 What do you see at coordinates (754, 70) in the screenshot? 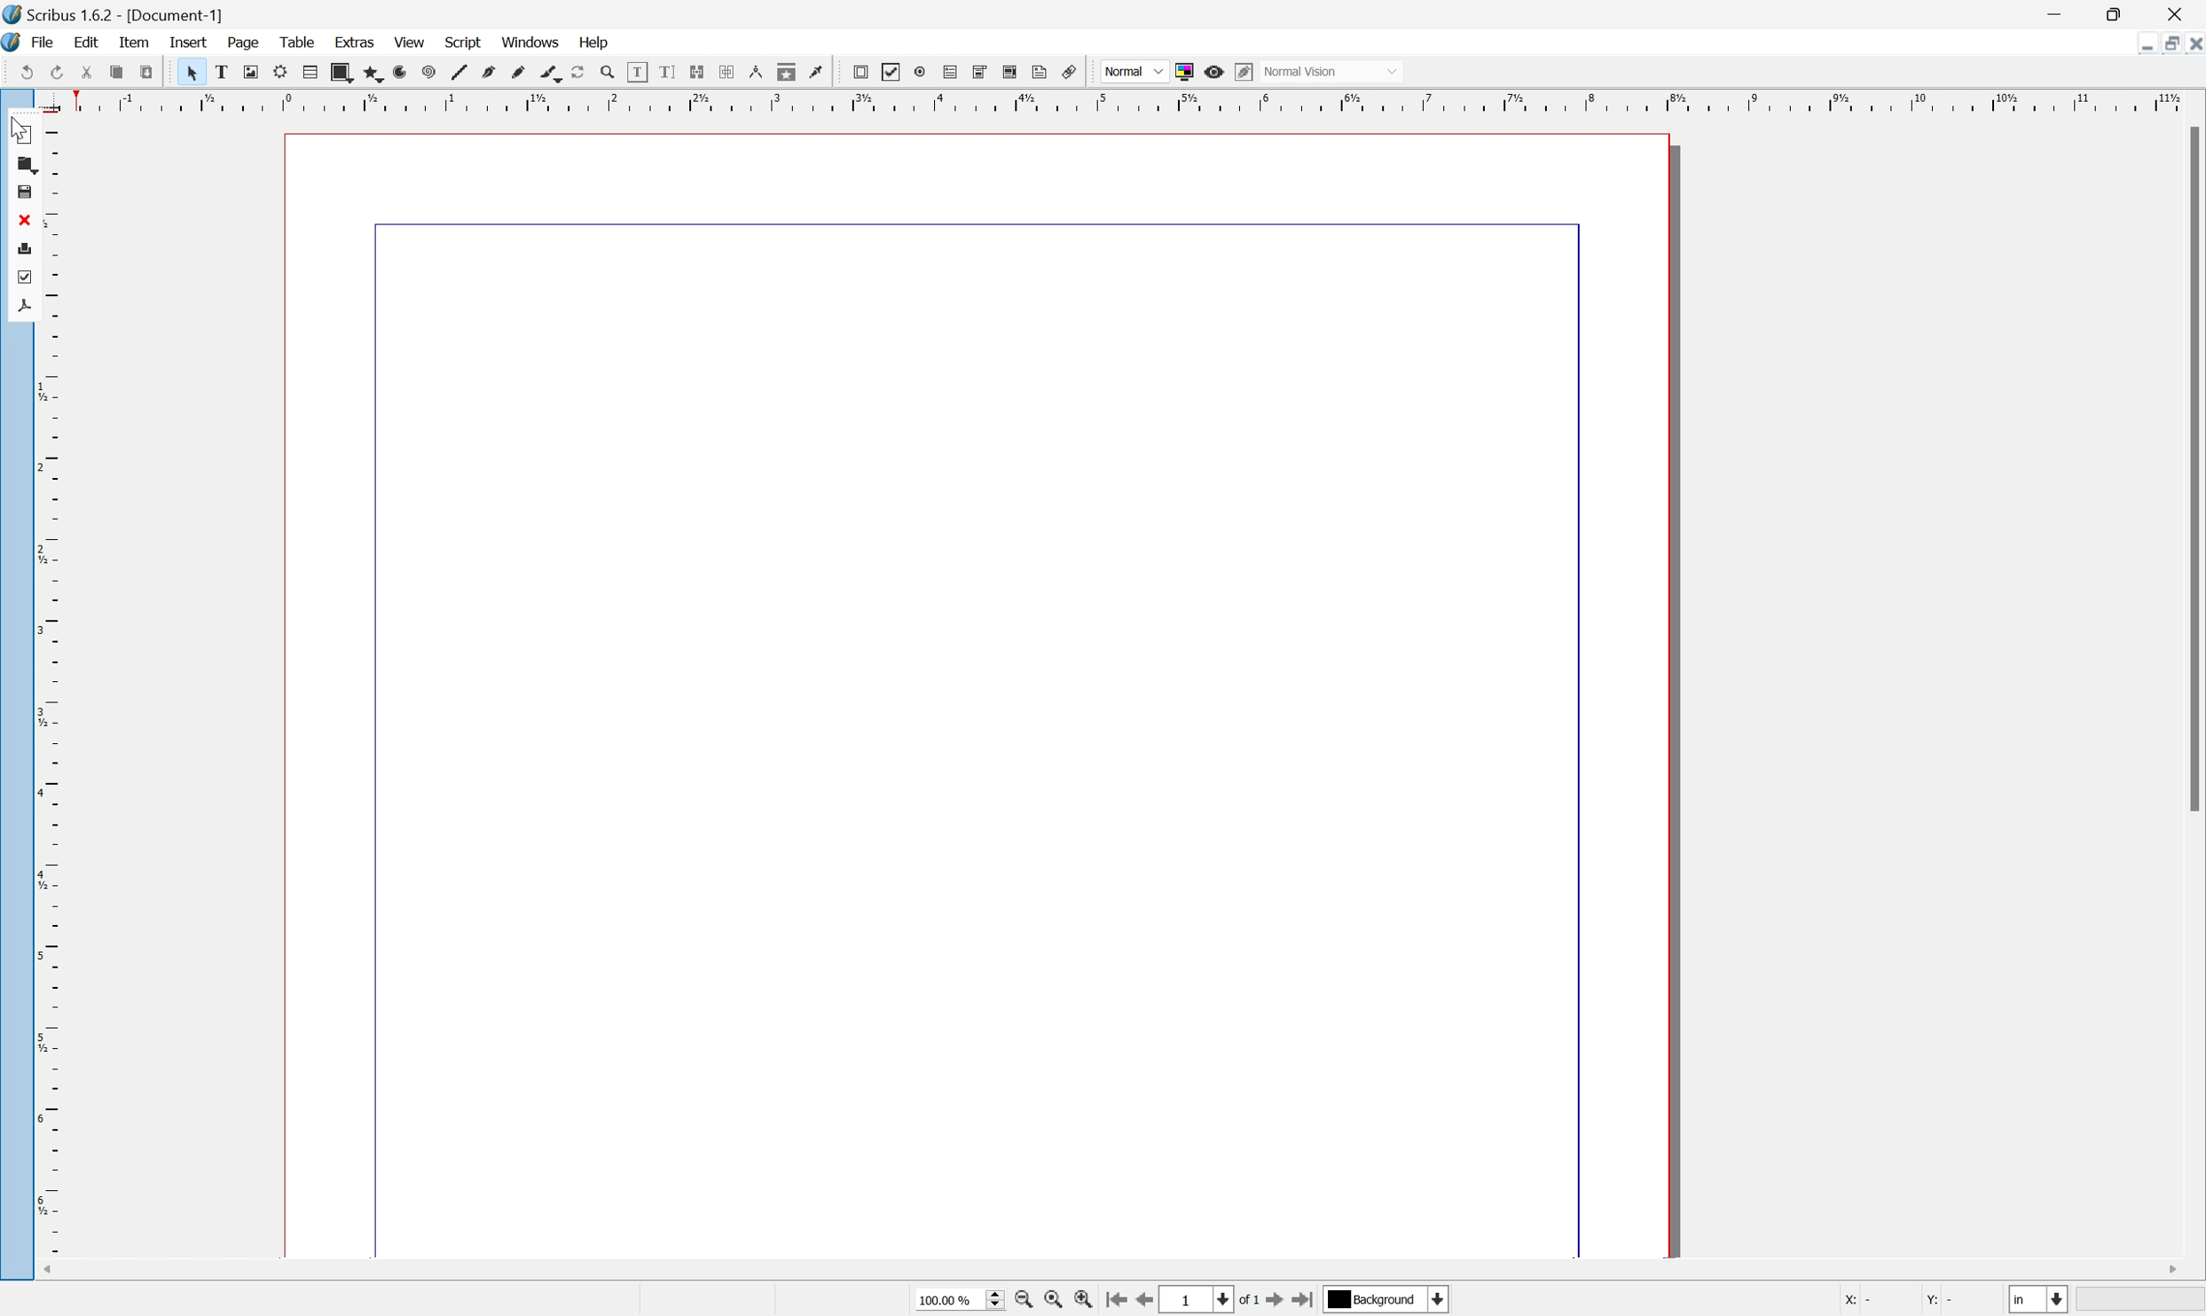
I see `calligraphy line` at bounding box center [754, 70].